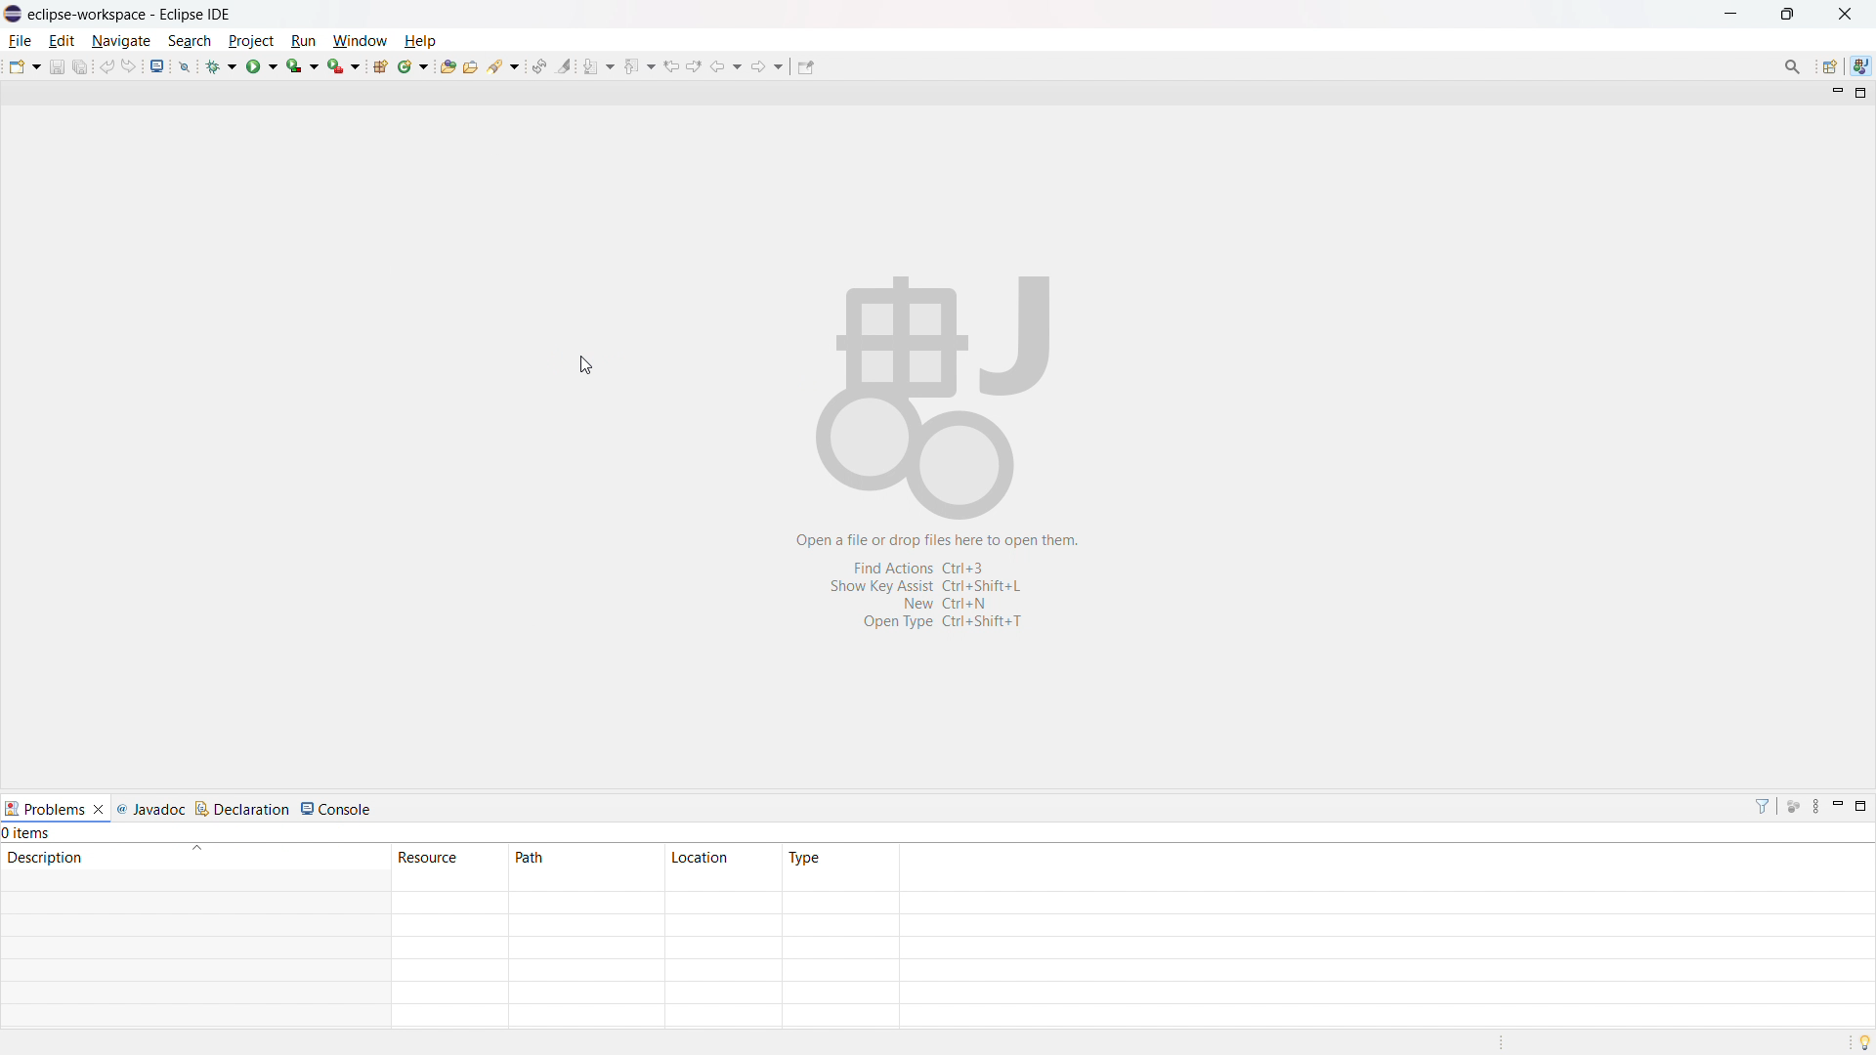  I want to click on file, so click(21, 40).